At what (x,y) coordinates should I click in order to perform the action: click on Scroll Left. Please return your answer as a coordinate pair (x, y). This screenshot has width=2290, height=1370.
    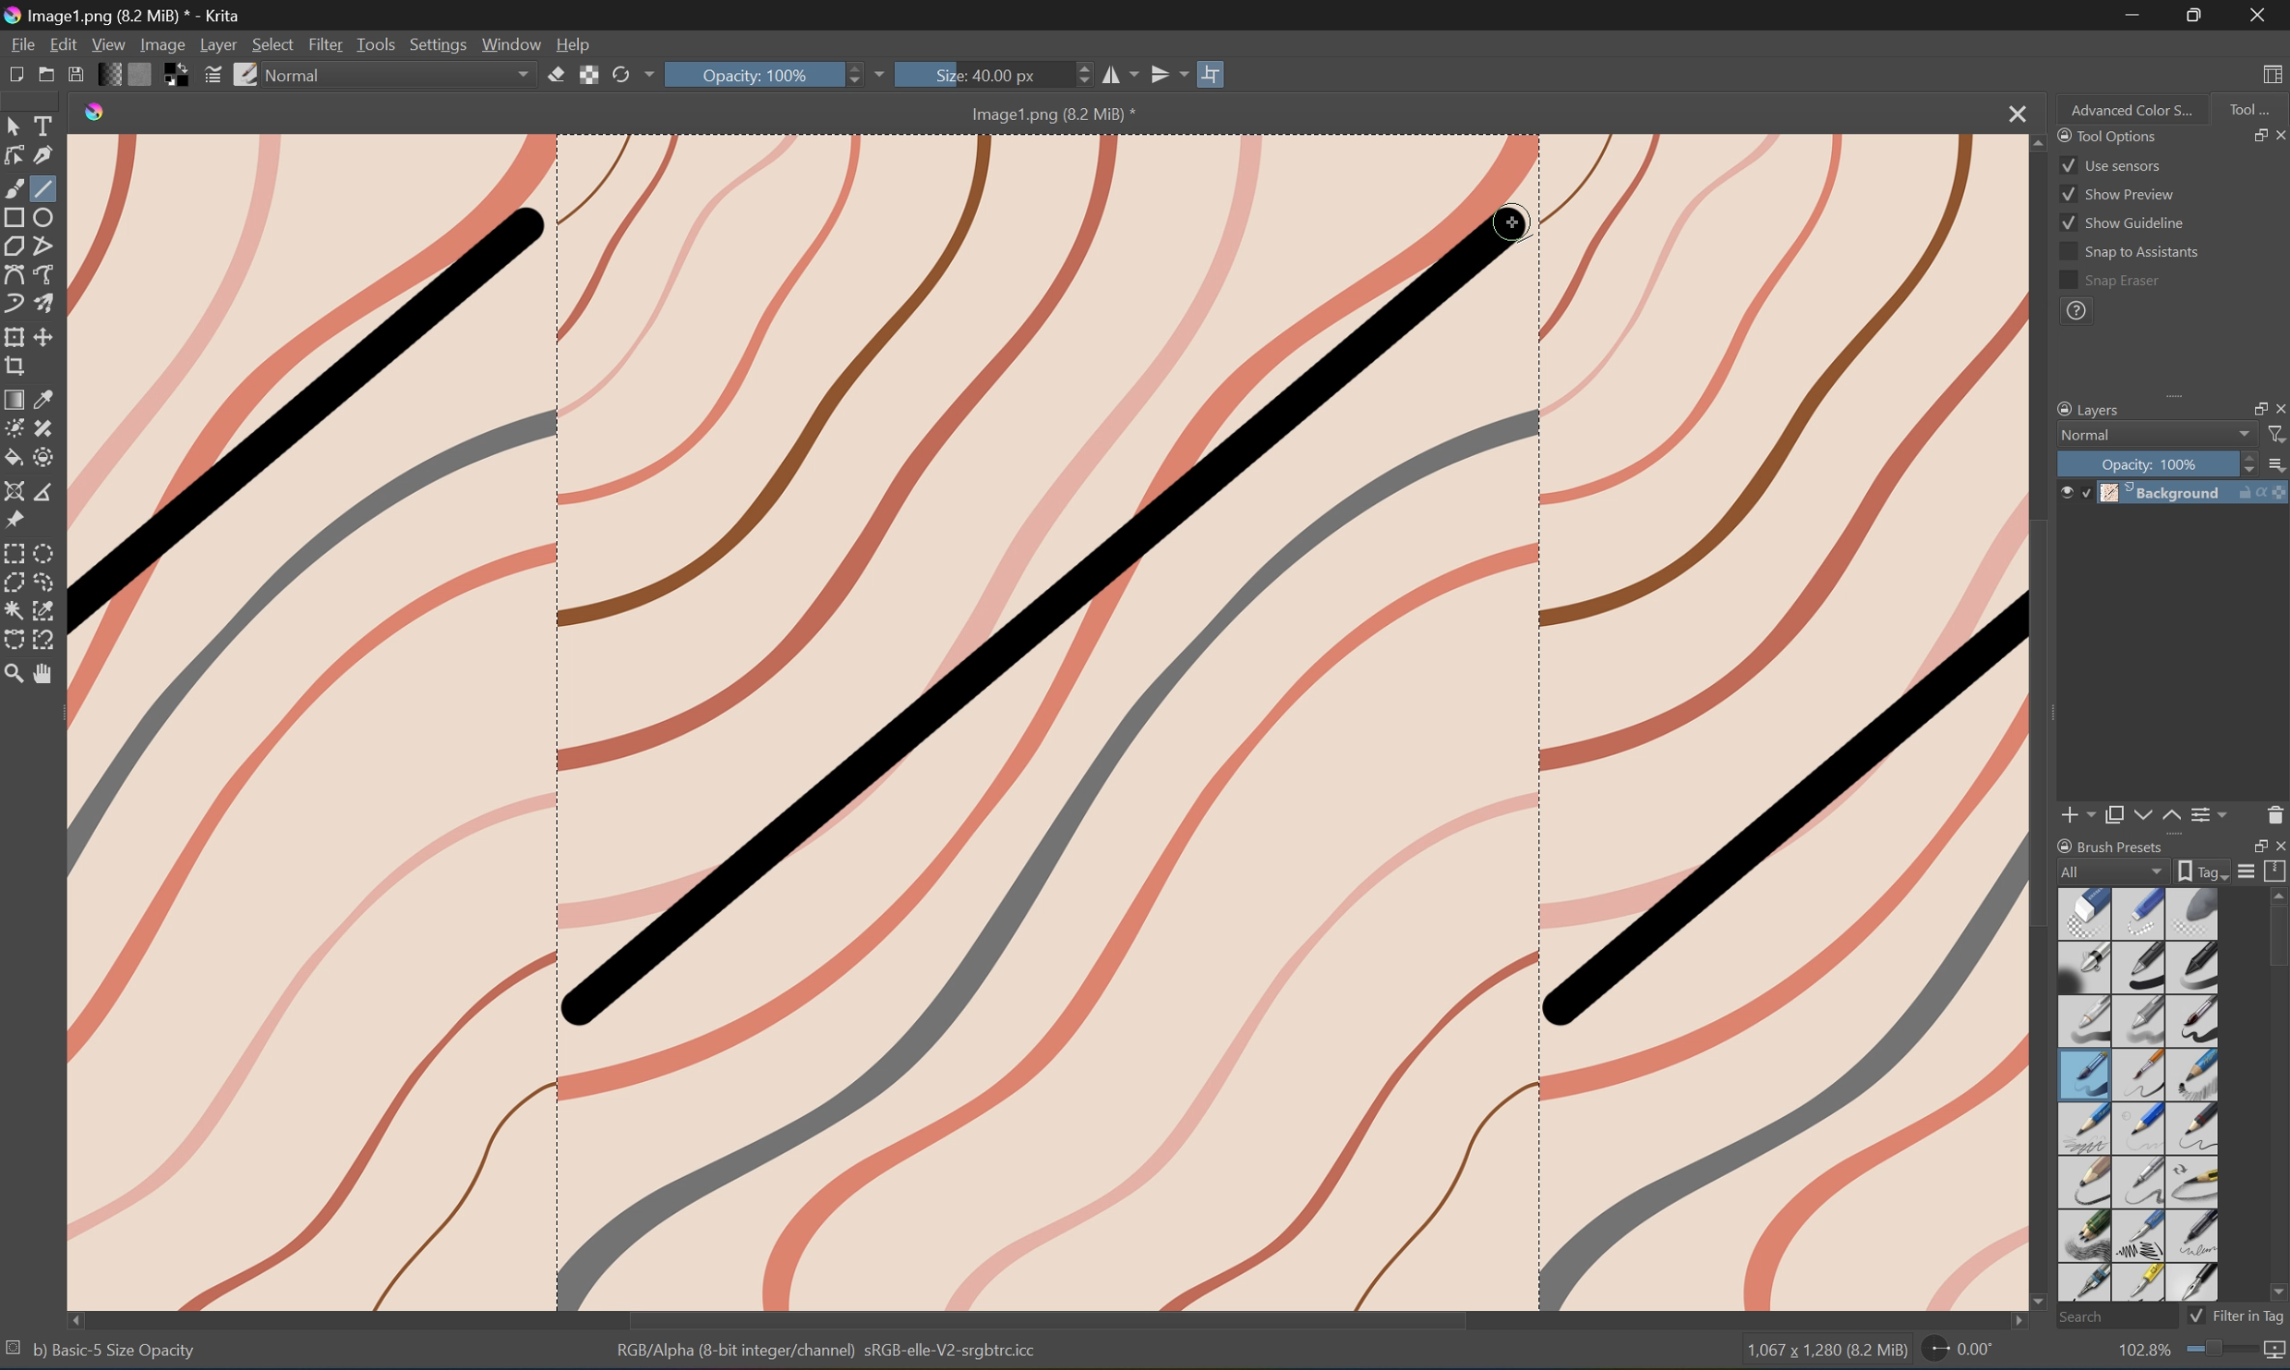
    Looking at the image, I should click on (2066, 381).